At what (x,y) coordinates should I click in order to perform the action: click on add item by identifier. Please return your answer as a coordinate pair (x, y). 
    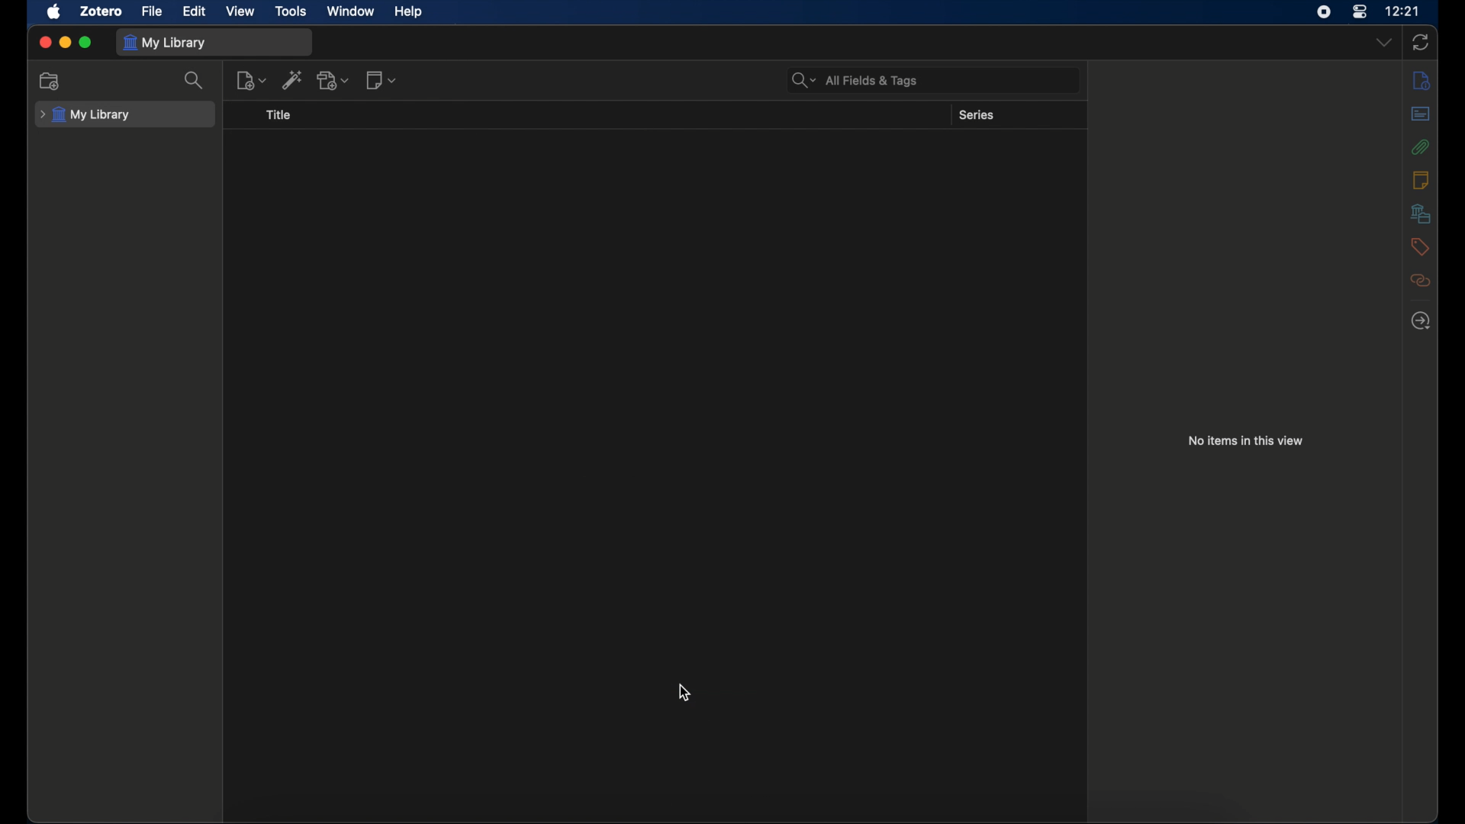
    Looking at the image, I should click on (293, 80).